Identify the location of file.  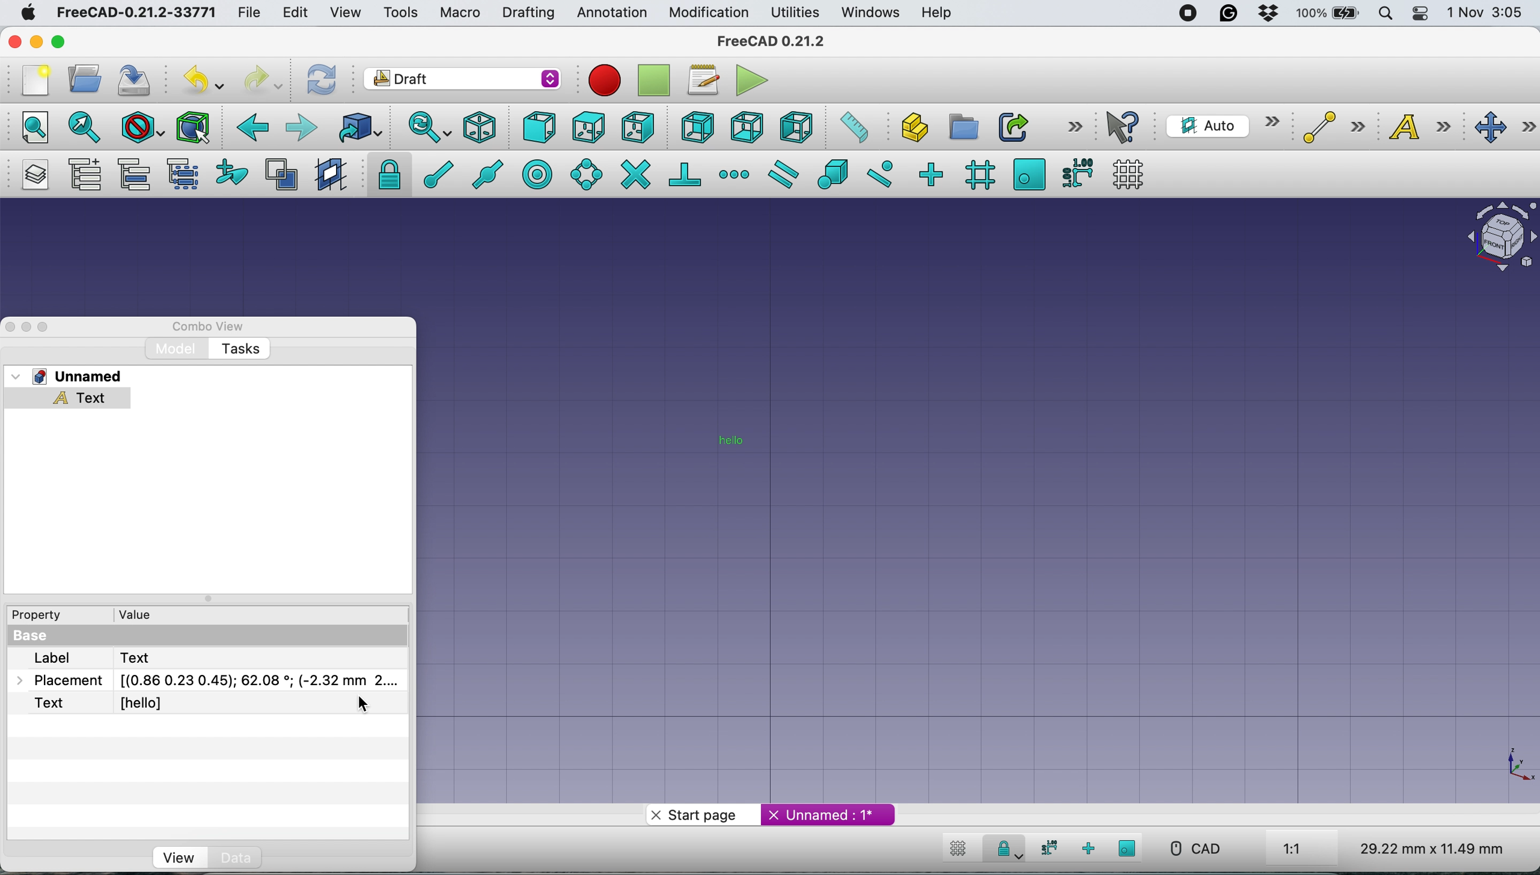
(249, 14).